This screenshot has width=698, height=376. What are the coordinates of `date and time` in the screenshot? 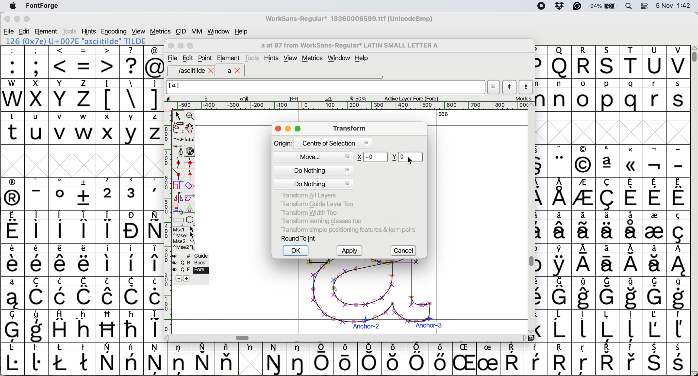 It's located at (674, 5).